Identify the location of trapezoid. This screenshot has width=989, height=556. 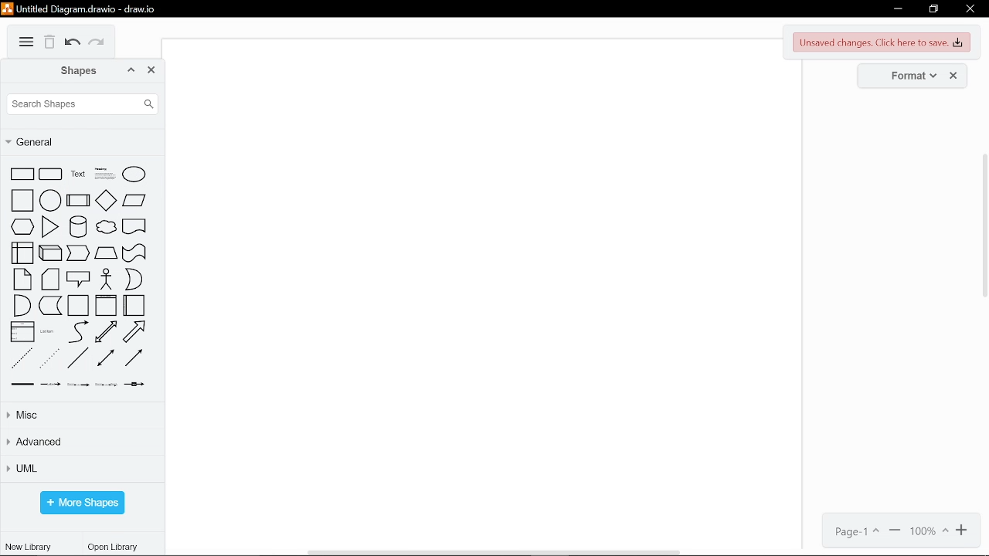
(106, 254).